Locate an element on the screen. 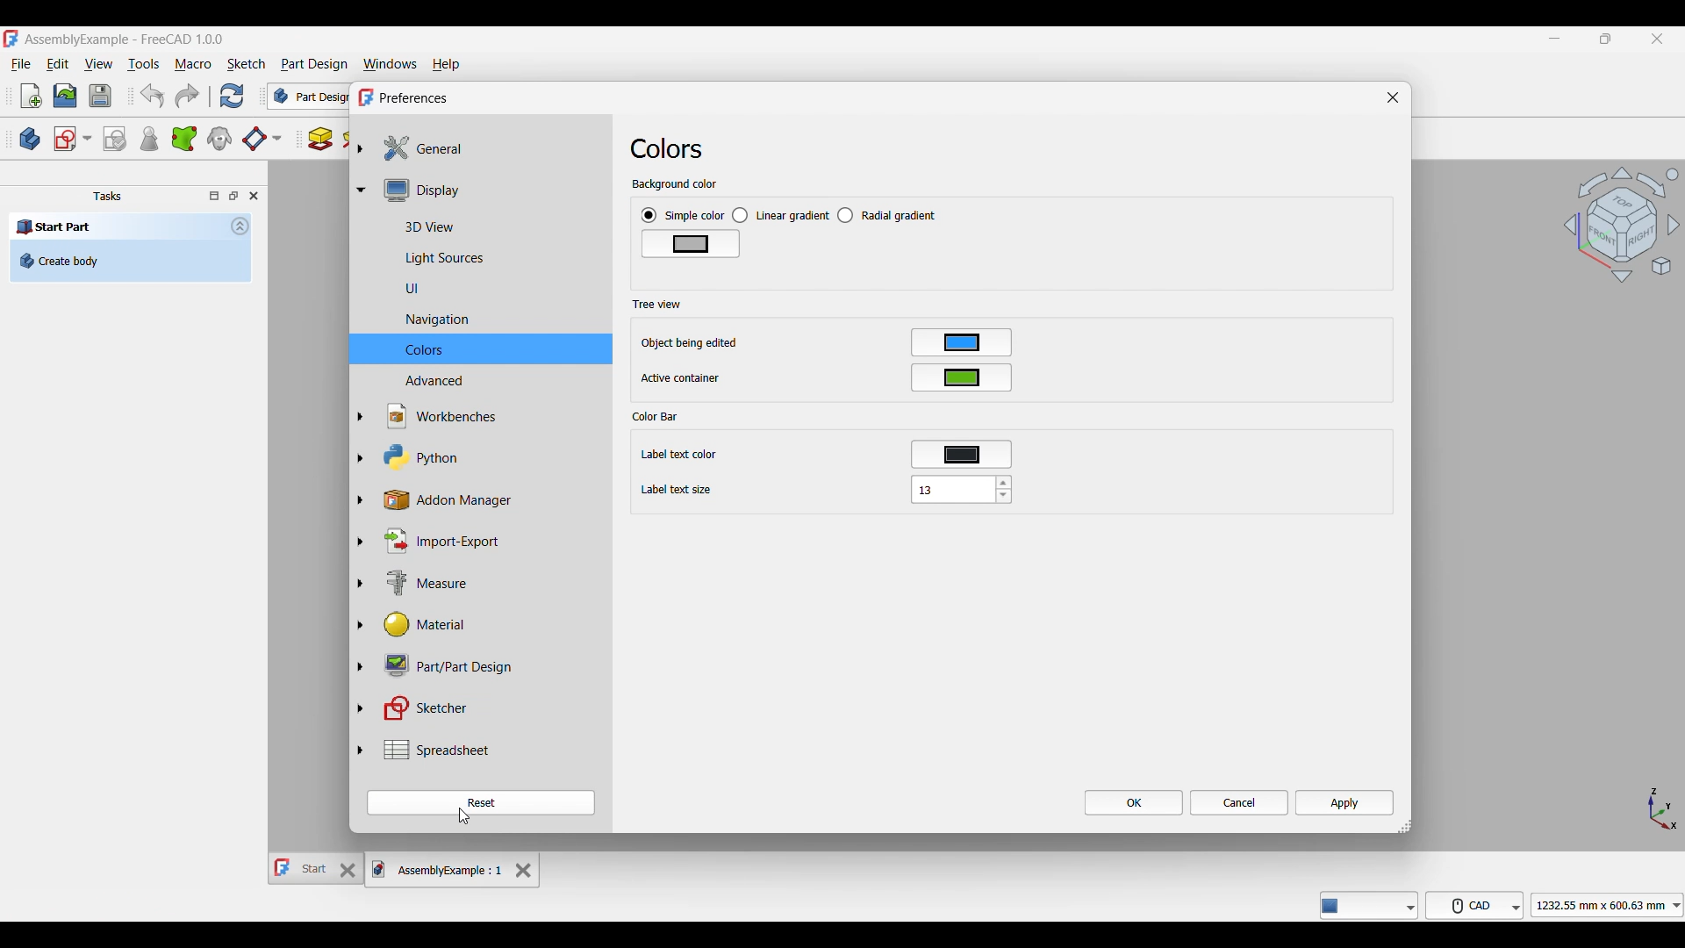  3D view is located at coordinates (409, 226).